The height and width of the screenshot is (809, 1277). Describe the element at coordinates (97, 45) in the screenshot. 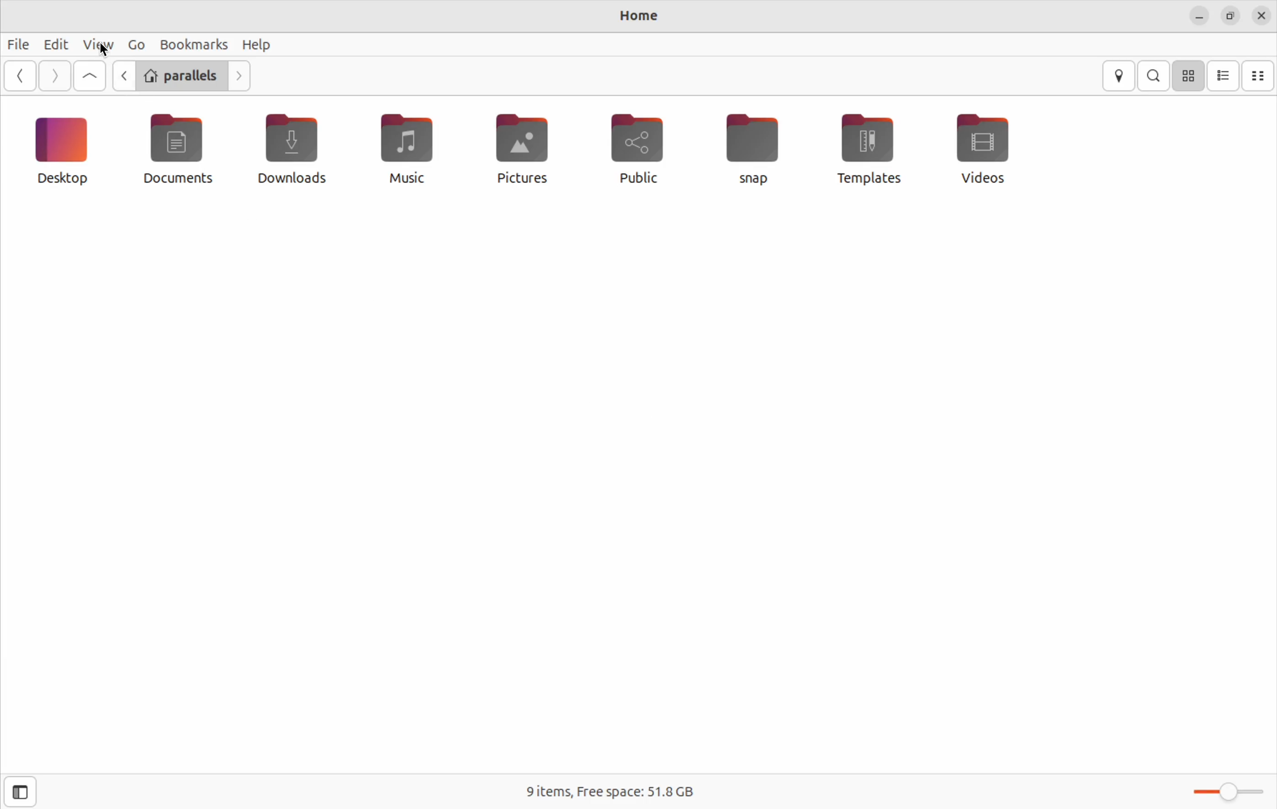

I see `view` at that location.